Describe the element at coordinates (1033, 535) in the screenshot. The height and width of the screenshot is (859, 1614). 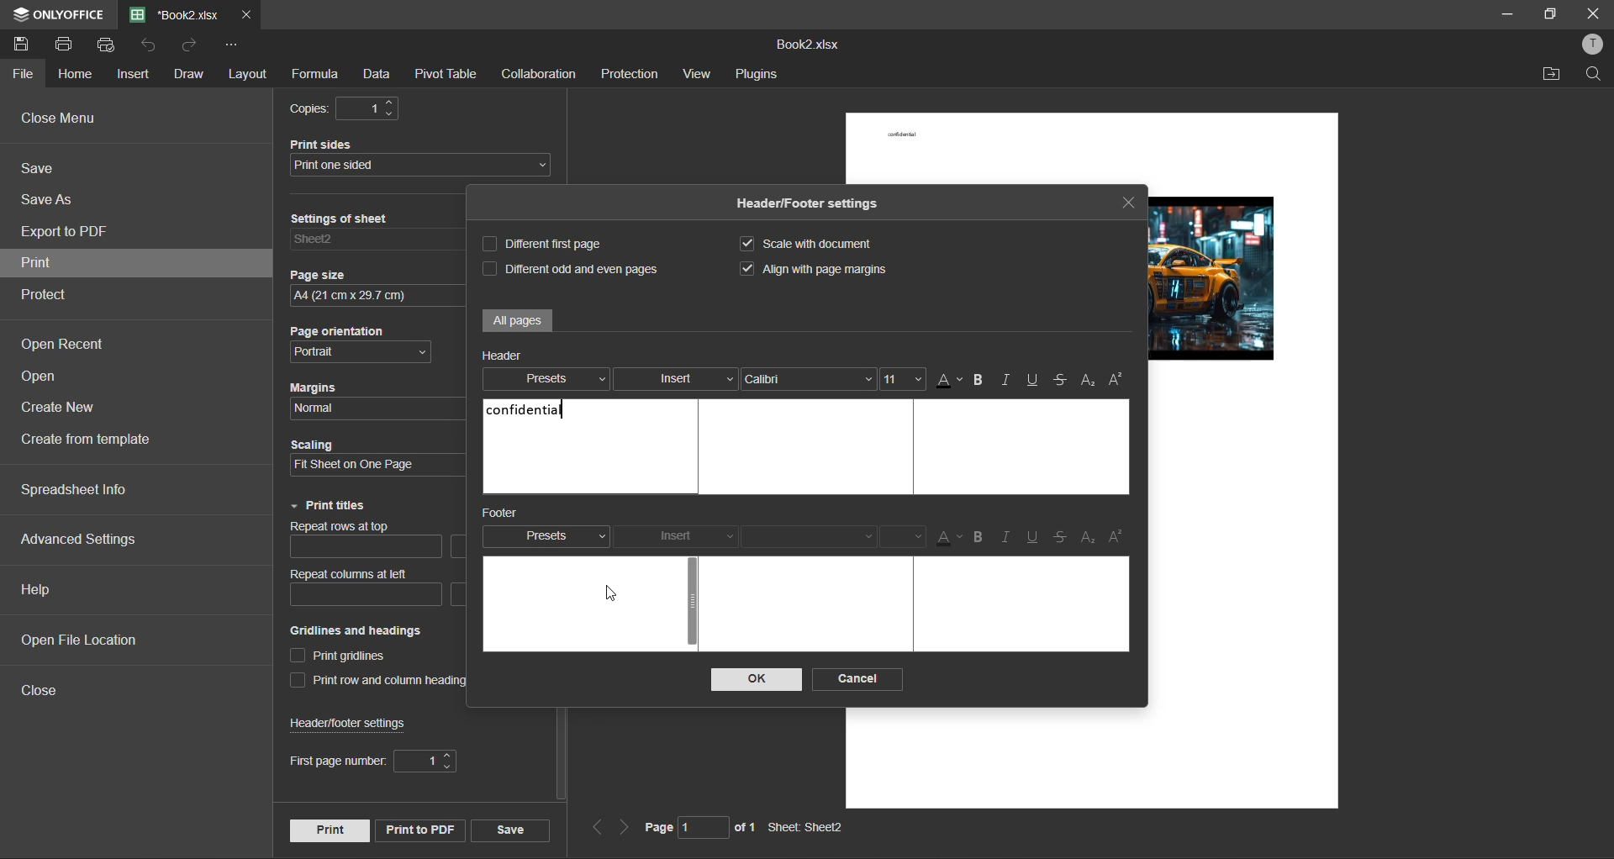
I see `underline` at that location.